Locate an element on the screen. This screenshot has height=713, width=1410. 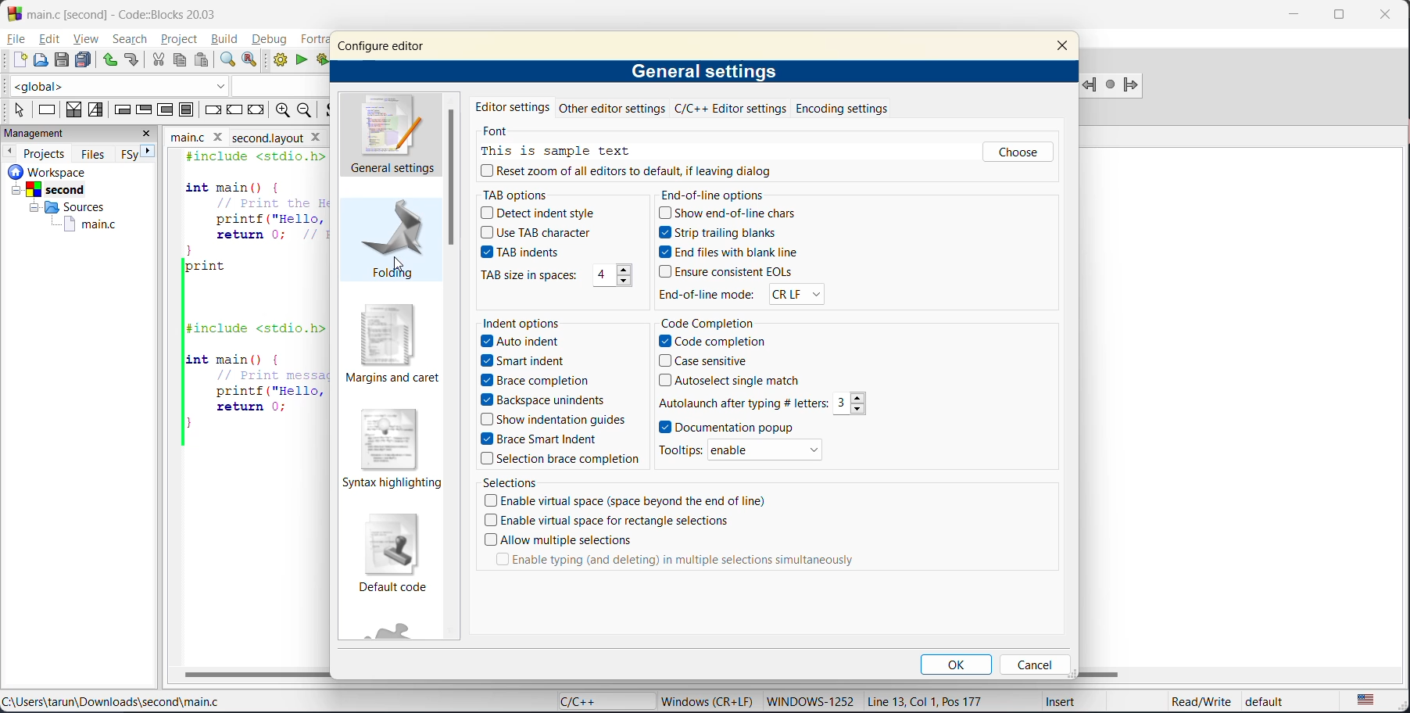
projects is located at coordinates (46, 152).